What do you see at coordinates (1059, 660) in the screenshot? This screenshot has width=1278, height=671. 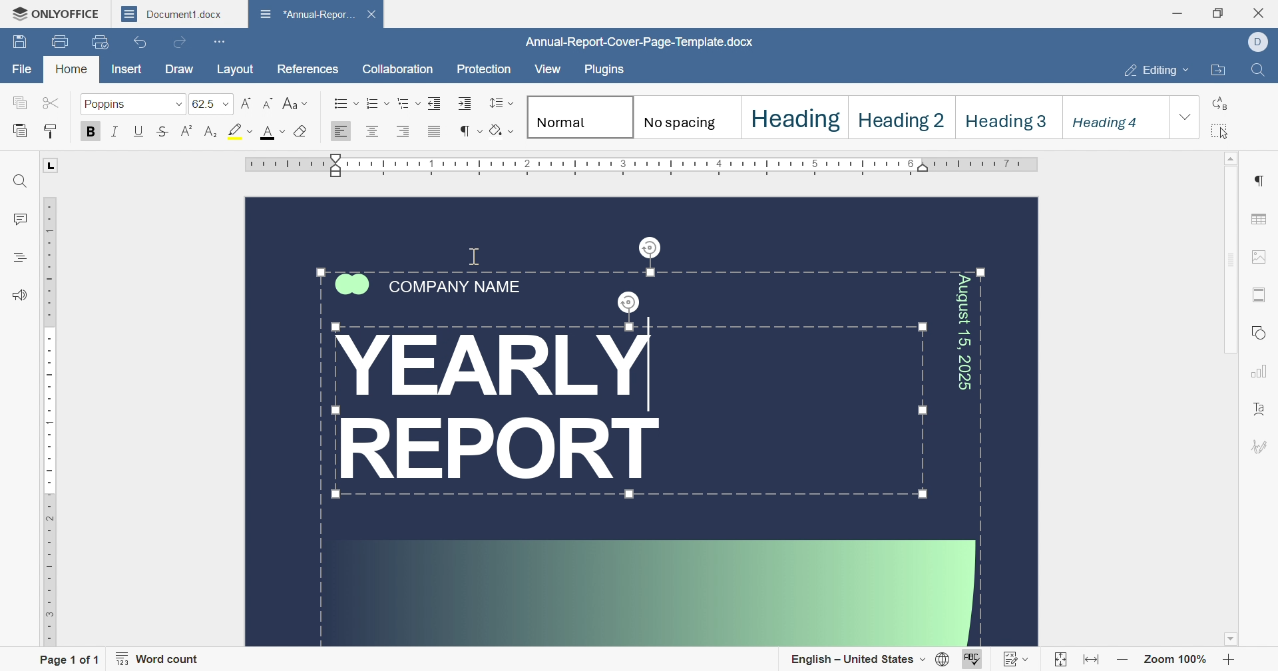 I see `fit to page` at bounding box center [1059, 660].